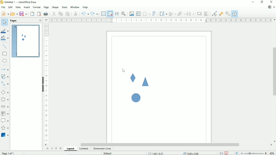 Image resolution: width=276 pixels, height=155 pixels. I want to click on Zoom & pan, so click(123, 14).